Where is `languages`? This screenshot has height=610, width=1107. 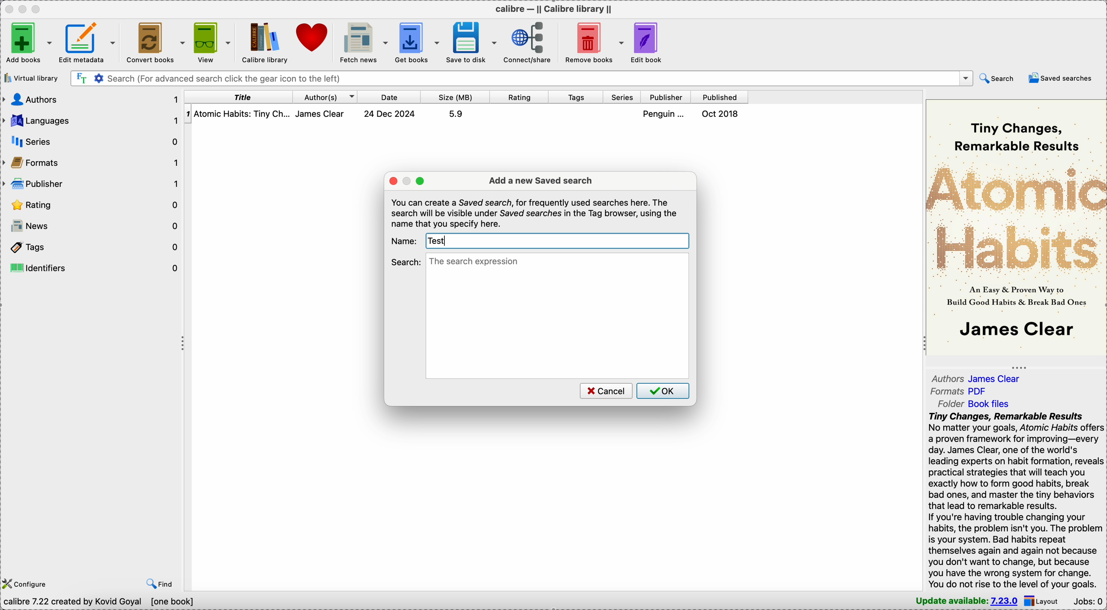 languages is located at coordinates (92, 121).